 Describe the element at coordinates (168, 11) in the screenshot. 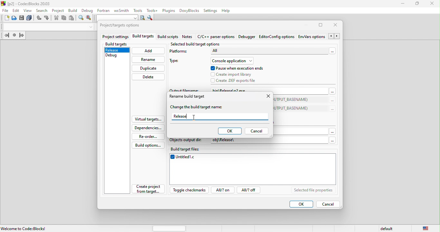

I see `plugins` at that location.